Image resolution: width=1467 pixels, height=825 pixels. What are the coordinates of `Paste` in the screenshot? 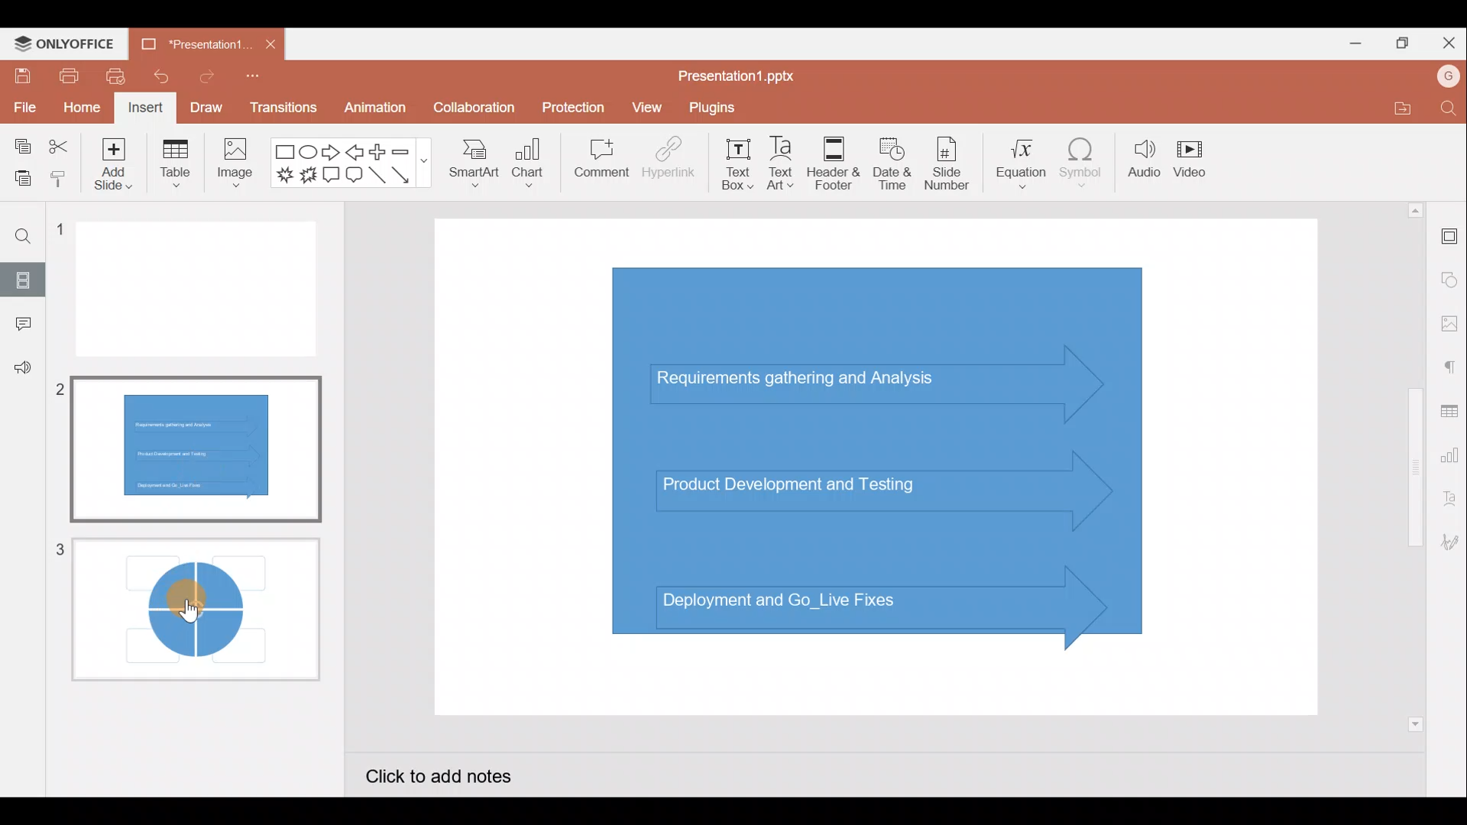 It's located at (20, 175).